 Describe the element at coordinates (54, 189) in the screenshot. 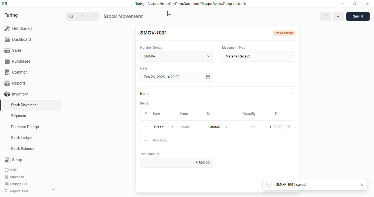

I see `toggle sidebar` at that location.